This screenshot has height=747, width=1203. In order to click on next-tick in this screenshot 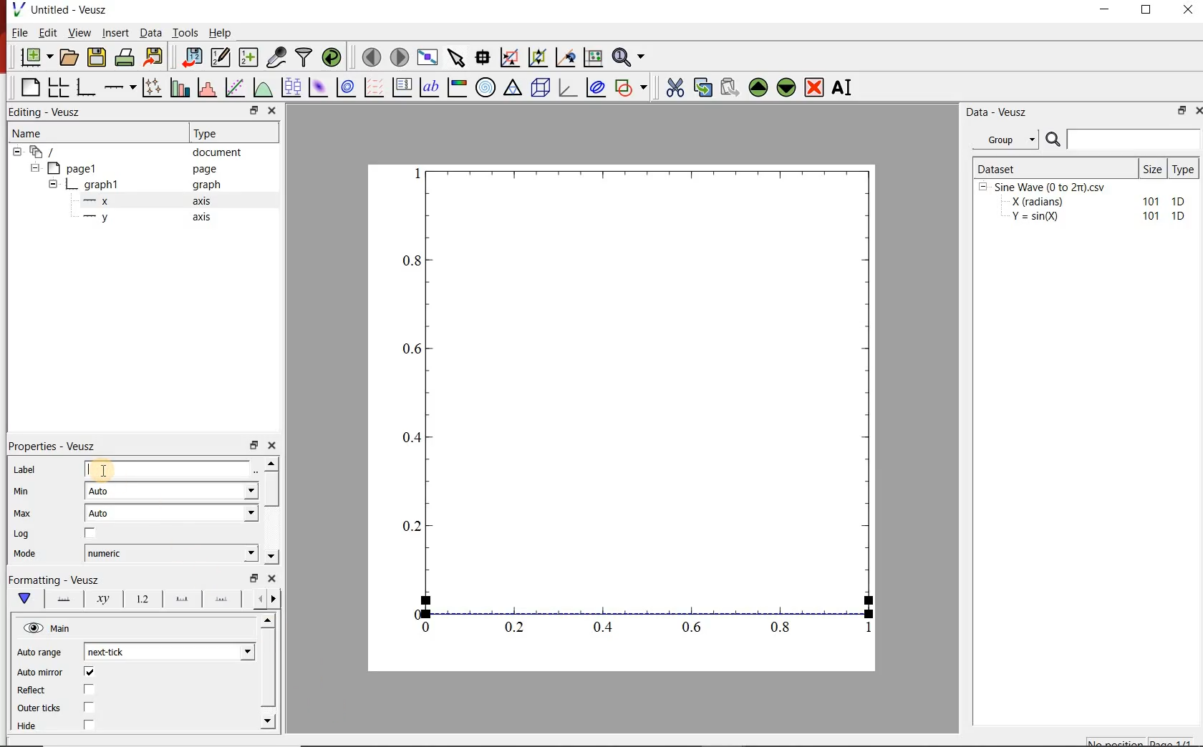, I will do `click(169, 650)`.